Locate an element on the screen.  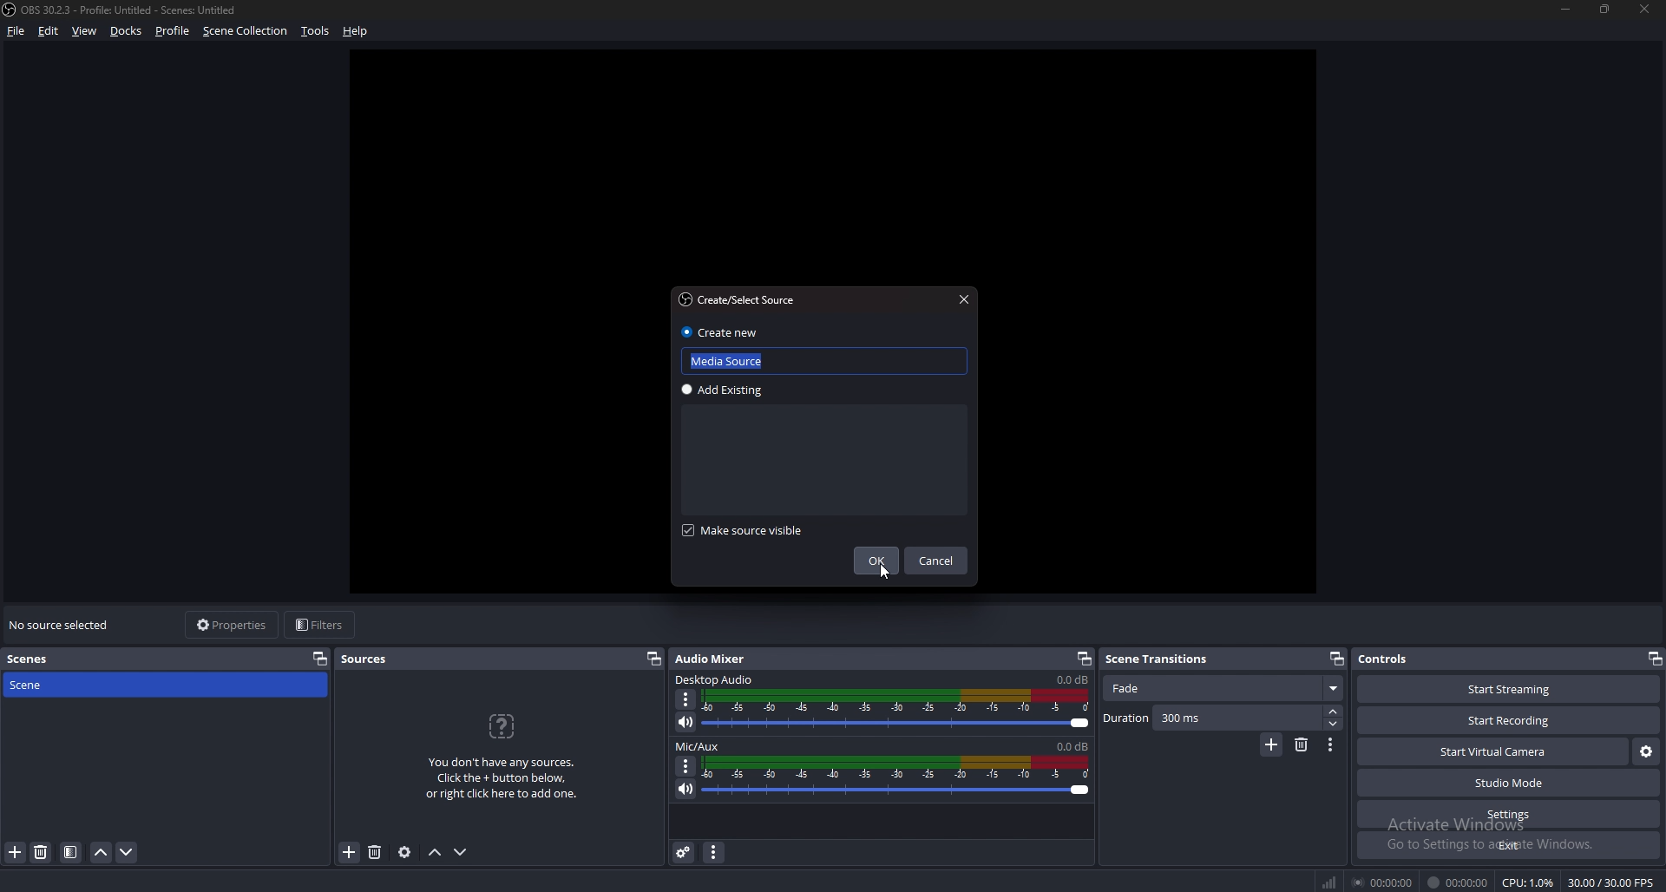
File is located at coordinates (19, 31).